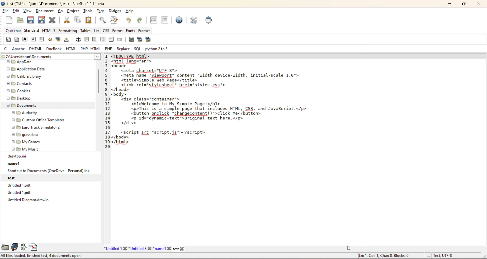 This screenshot has height=259, width=487. Describe the element at coordinates (148, 40) in the screenshot. I see `multi thumbnail` at that location.